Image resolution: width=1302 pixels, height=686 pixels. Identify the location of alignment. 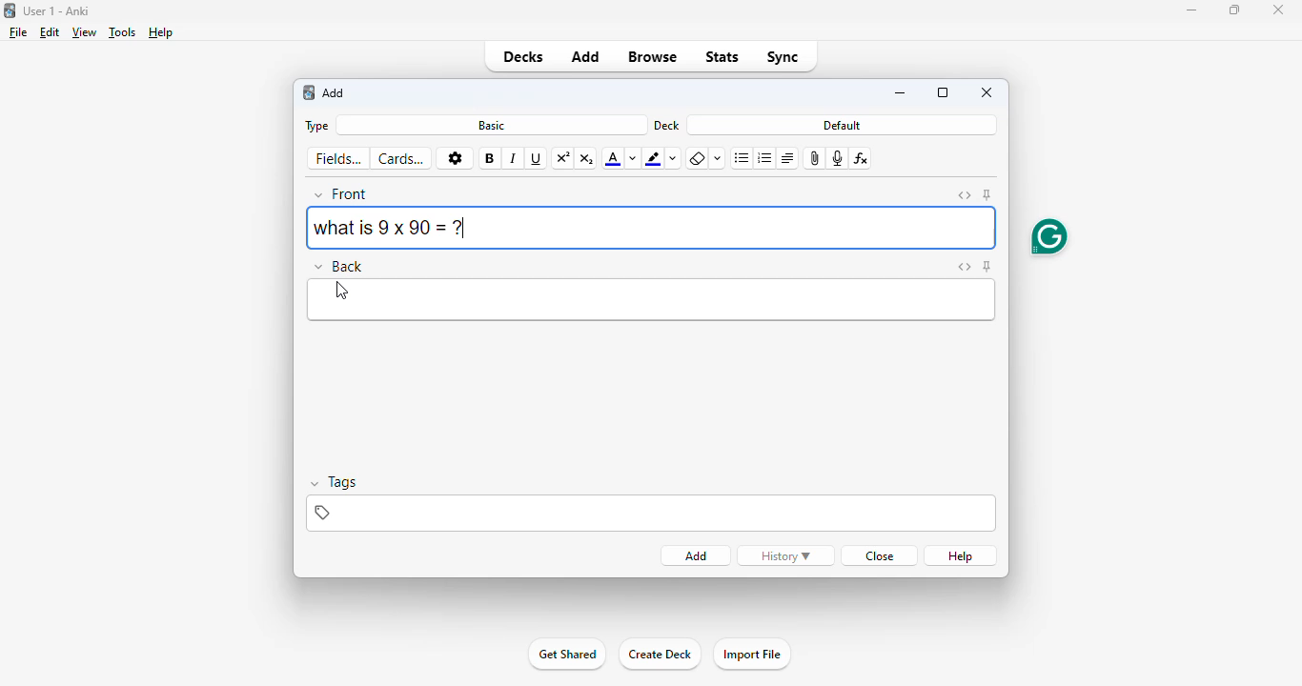
(787, 158).